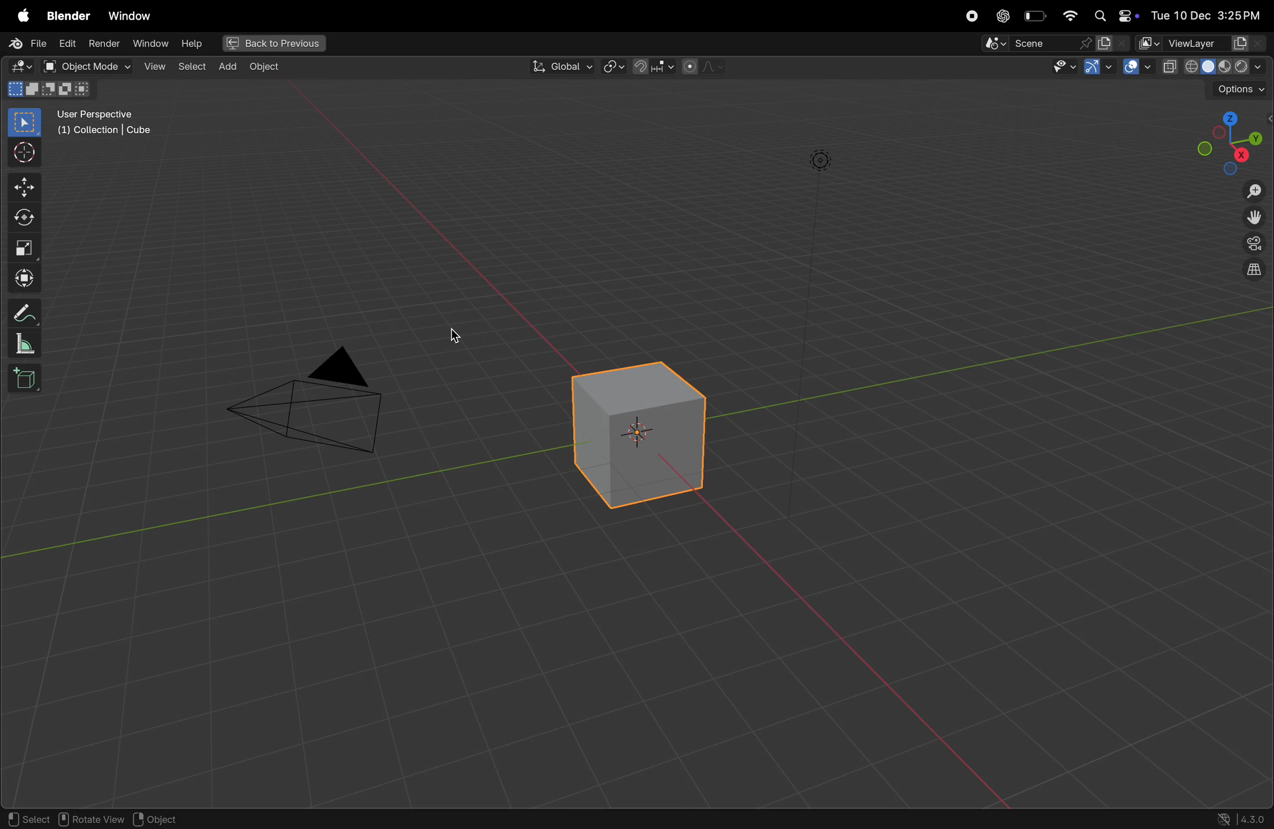 Image resolution: width=1274 pixels, height=829 pixels. What do you see at coordinates (18, 16) in the screenshot?
I see `Apple menu` at bounding box center [18, 16].